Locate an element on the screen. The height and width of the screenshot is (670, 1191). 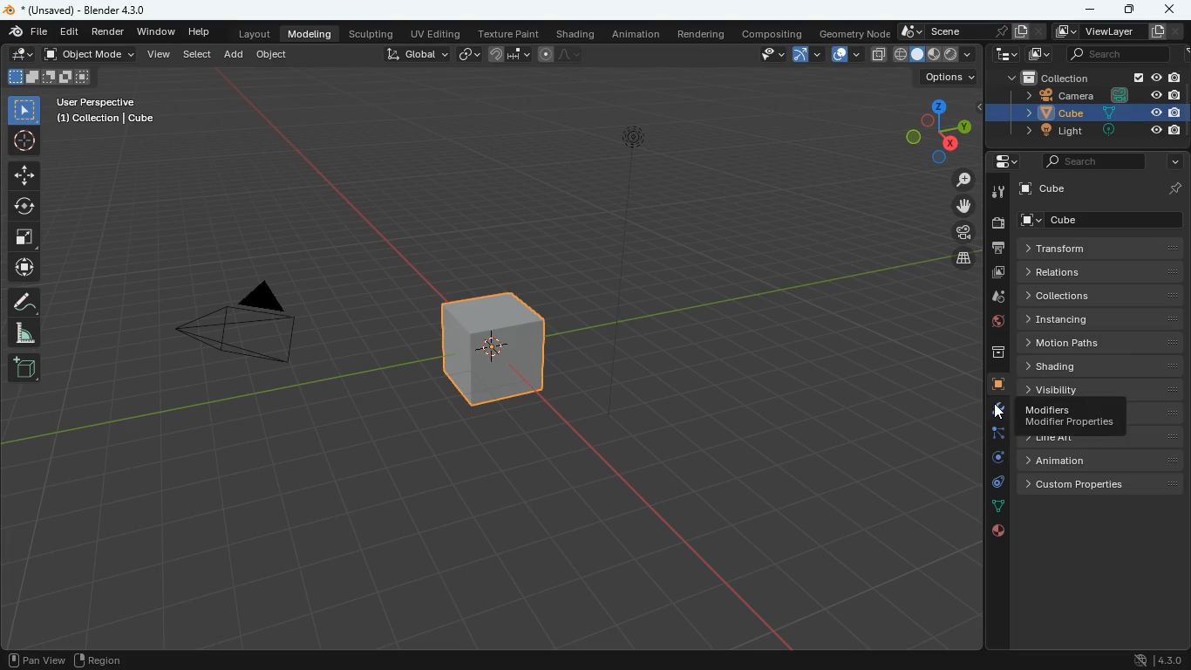
public is located at coordinates (999, 532).